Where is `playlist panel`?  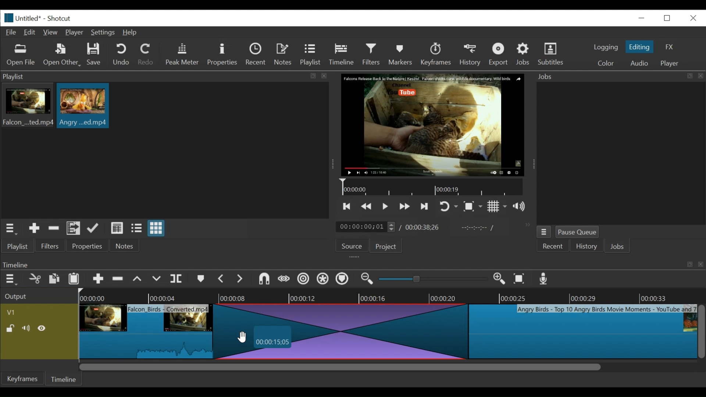 playlist panel is located at coordinates (162, 76).